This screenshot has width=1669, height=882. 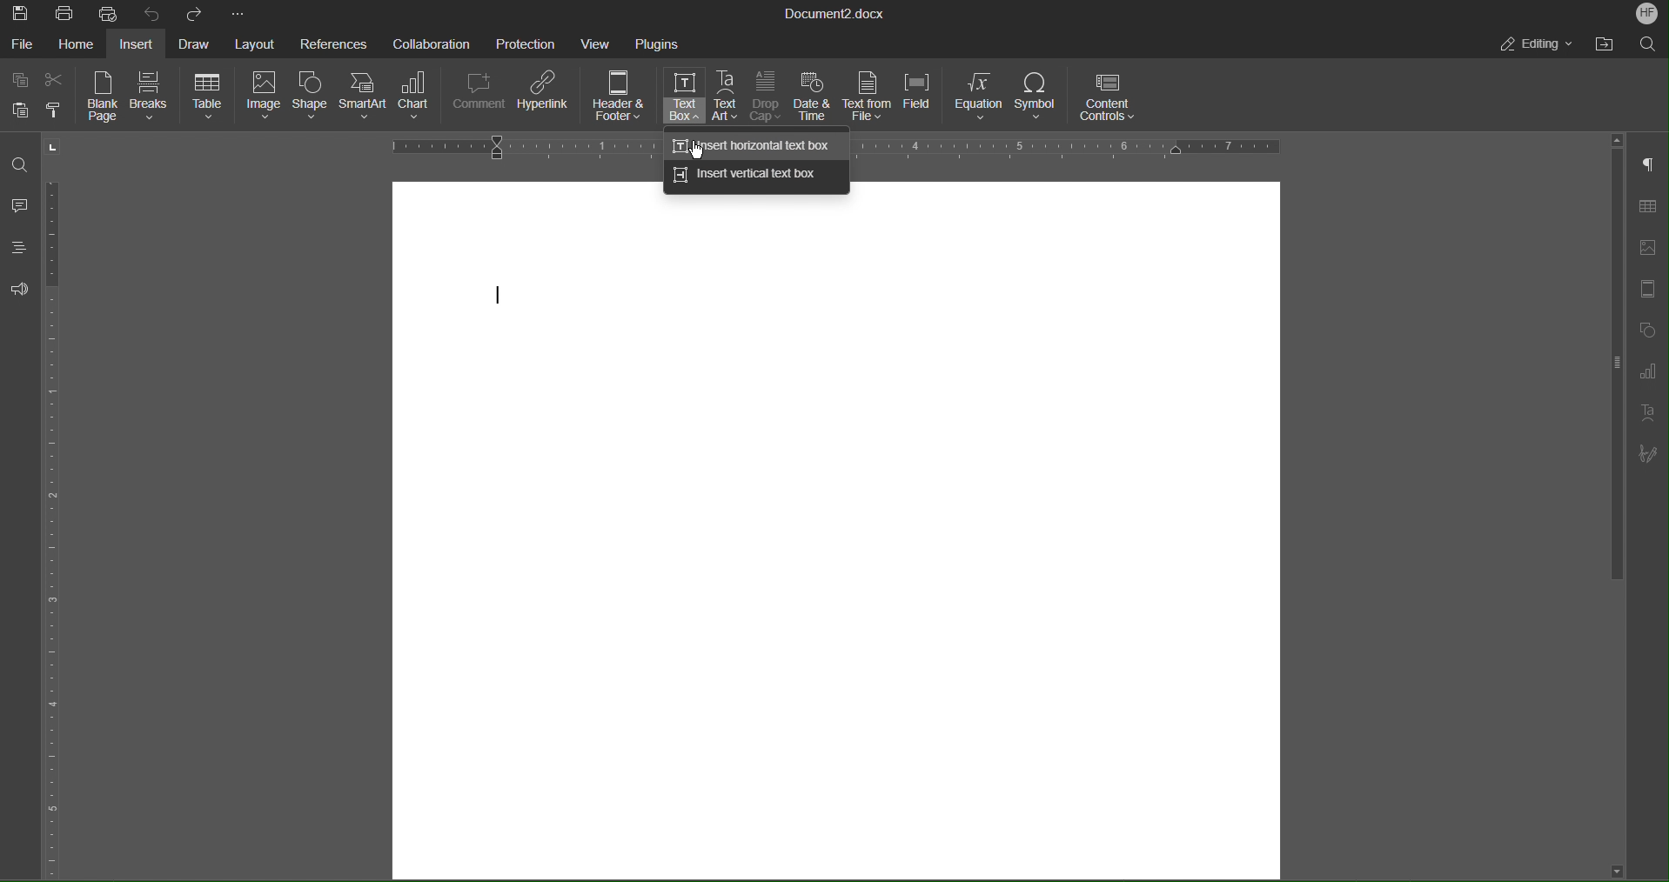 I want to click on More, so click(x=238, y=12).